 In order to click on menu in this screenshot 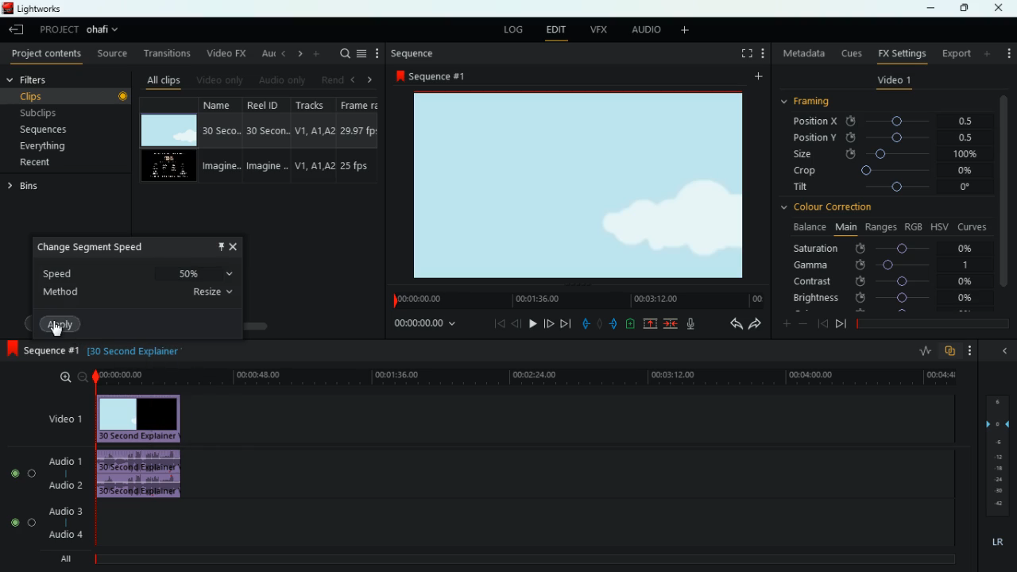, I will do `click(362, 53)`.